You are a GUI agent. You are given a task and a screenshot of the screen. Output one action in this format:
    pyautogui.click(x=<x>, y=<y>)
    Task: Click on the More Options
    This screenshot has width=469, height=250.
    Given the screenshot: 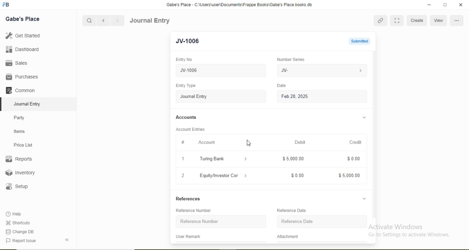 What is the action you would take?
    pyautogui.click(x=458, y=20)
    